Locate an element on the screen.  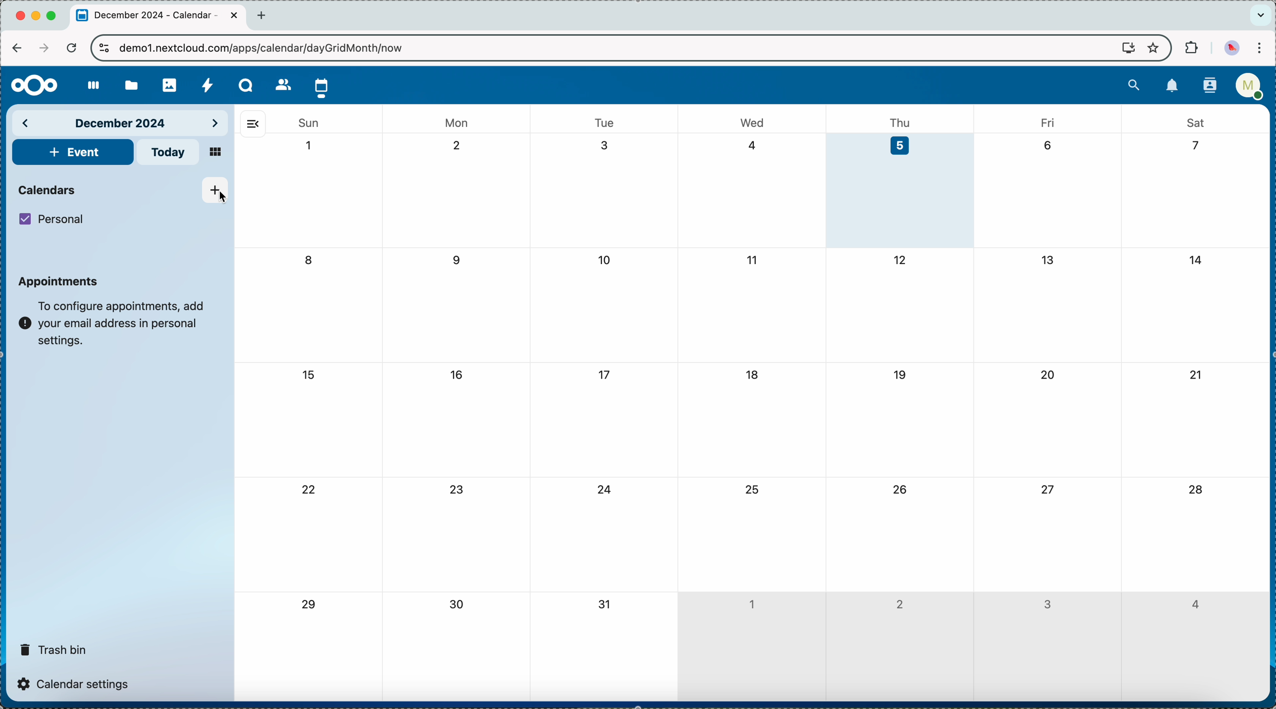
23 is located at coordinates (459, 489).